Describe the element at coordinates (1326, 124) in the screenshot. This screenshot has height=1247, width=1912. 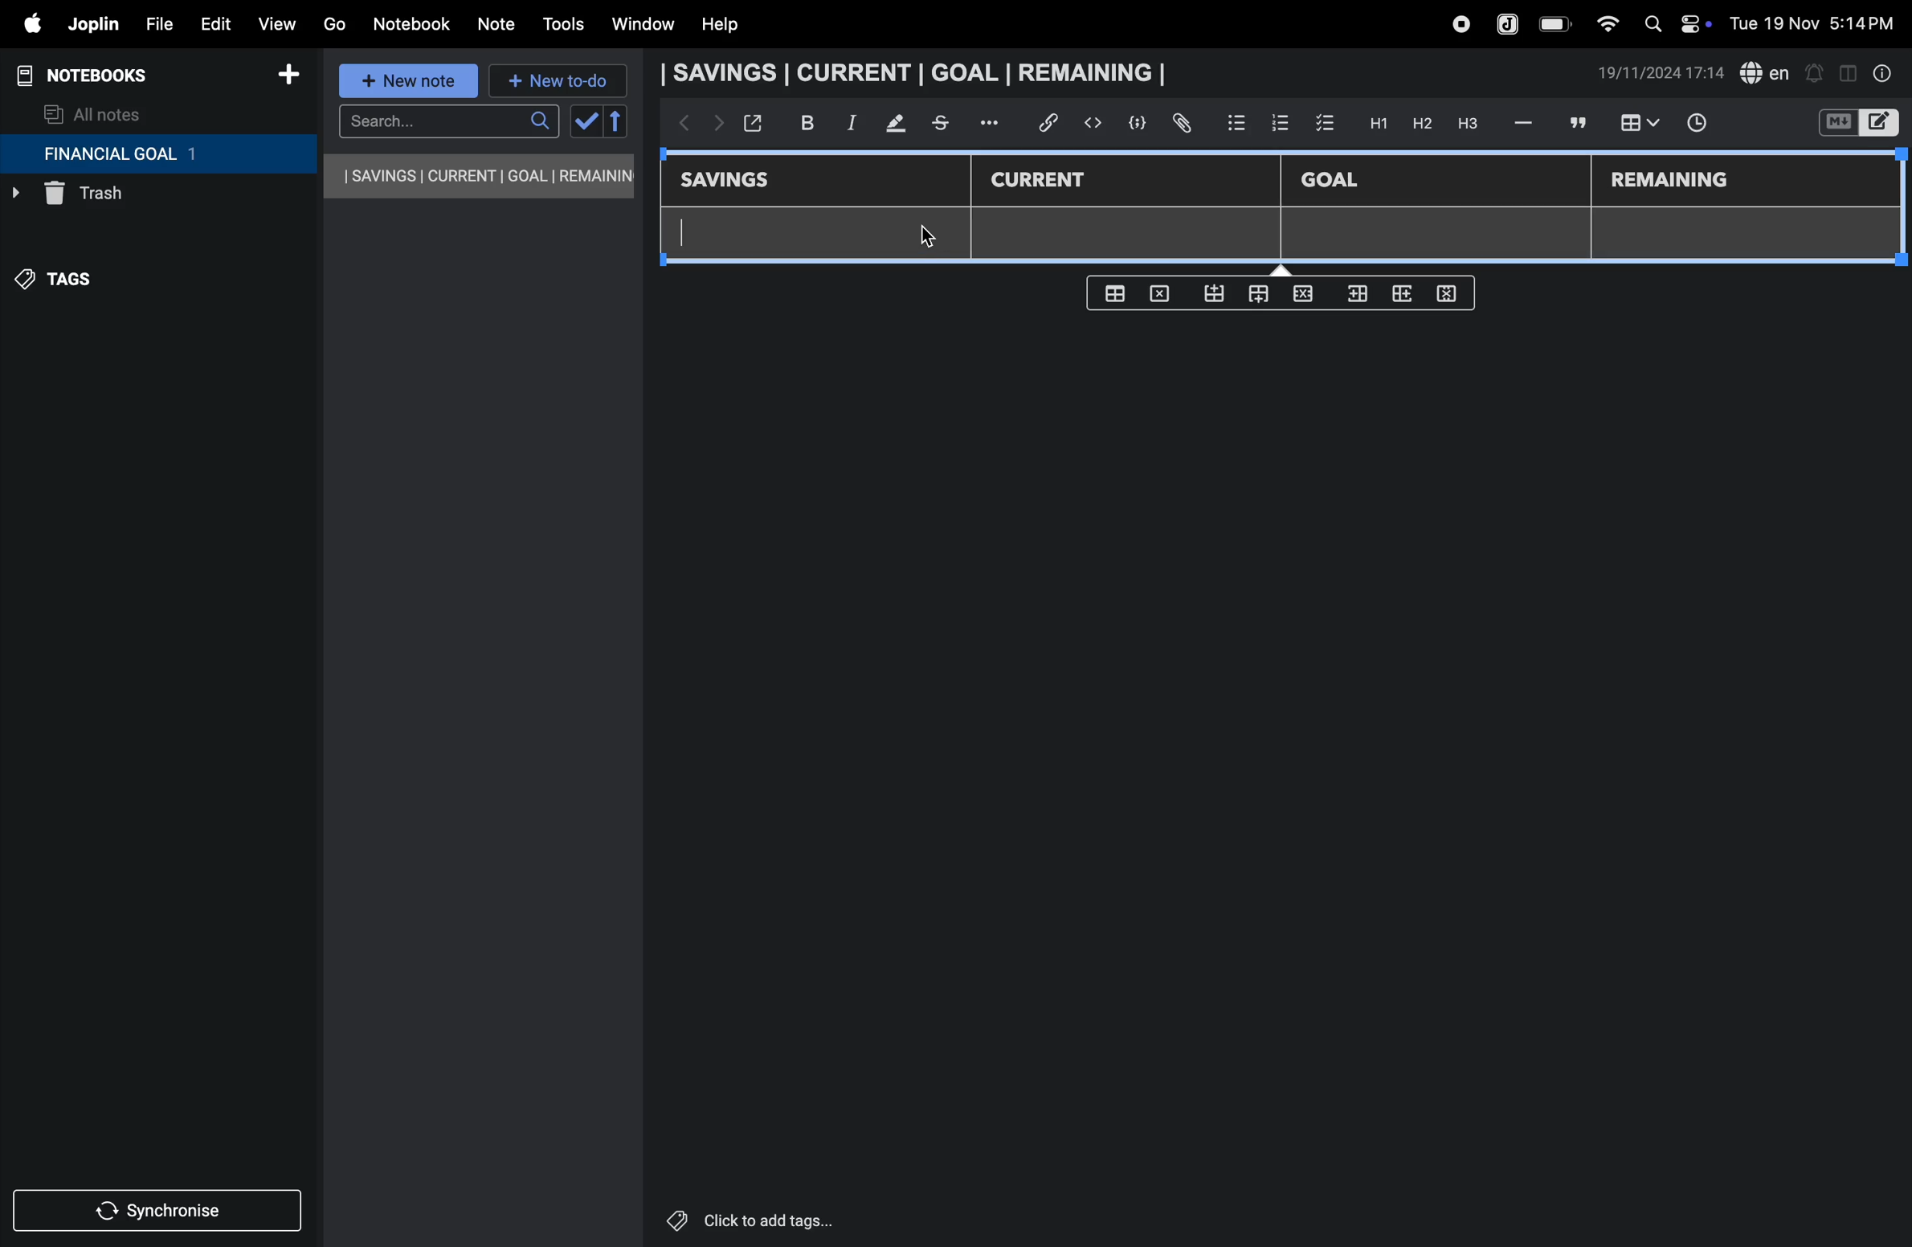
I see `check box` at that location.